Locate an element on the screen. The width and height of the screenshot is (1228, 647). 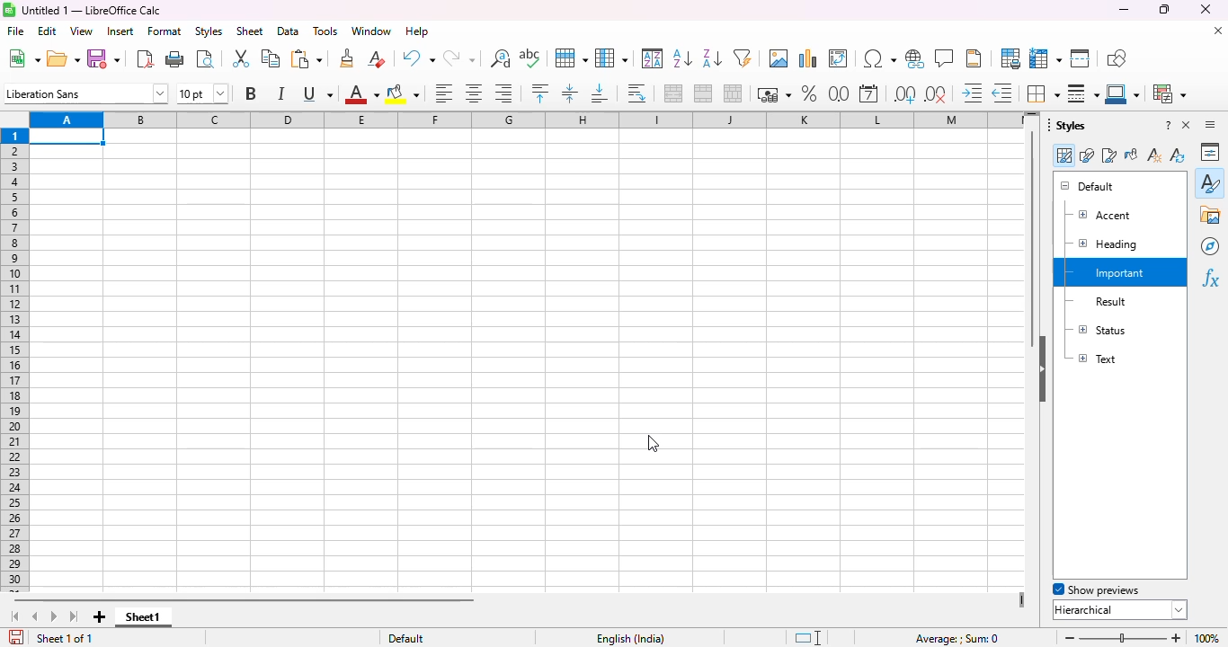
italic is located at coordinates (280, 93).